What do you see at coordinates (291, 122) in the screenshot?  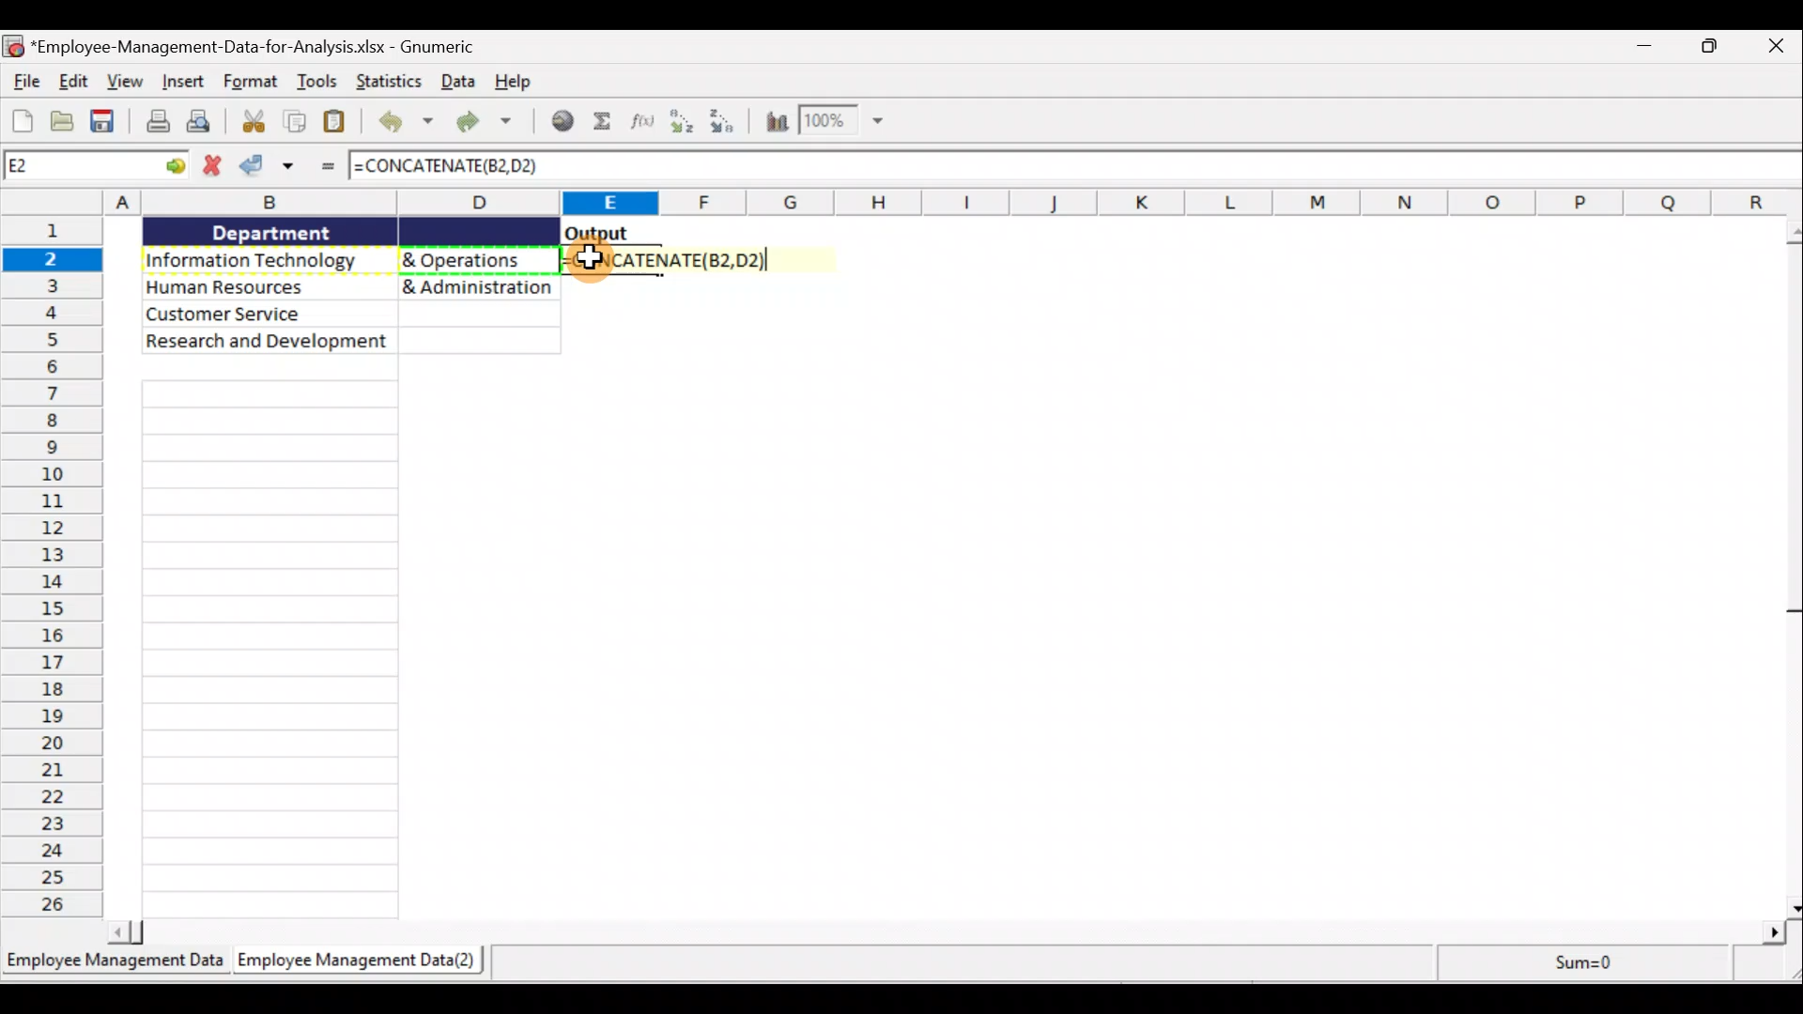 I see `Copy the selection` at bounding box center [291, 122].